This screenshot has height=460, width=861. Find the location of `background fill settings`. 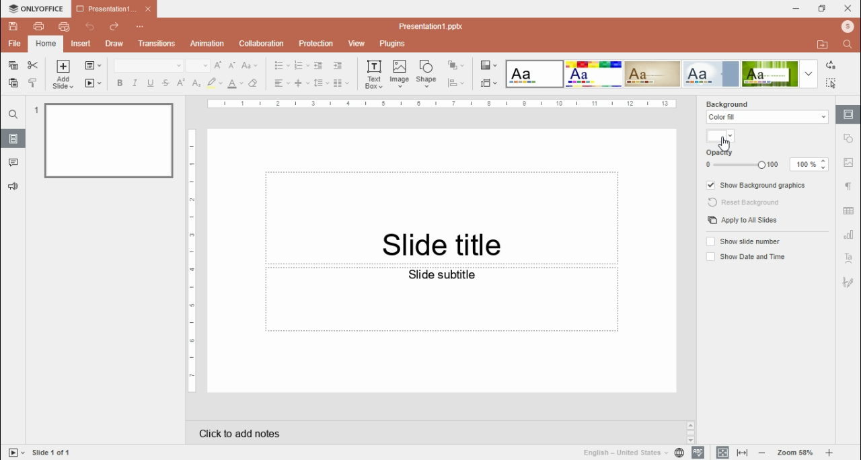

background fill settings is located at coordinates (764, 117).